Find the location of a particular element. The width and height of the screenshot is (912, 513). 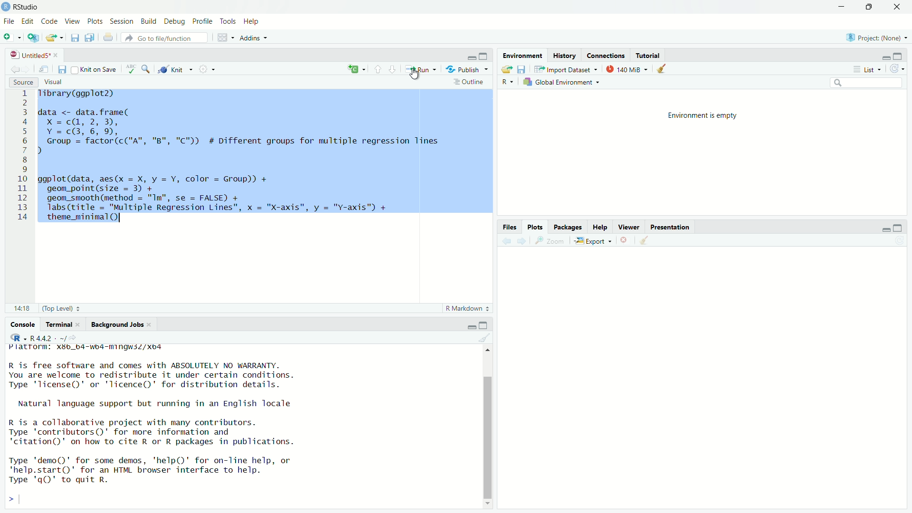

search is located at coordinates (872, 82).